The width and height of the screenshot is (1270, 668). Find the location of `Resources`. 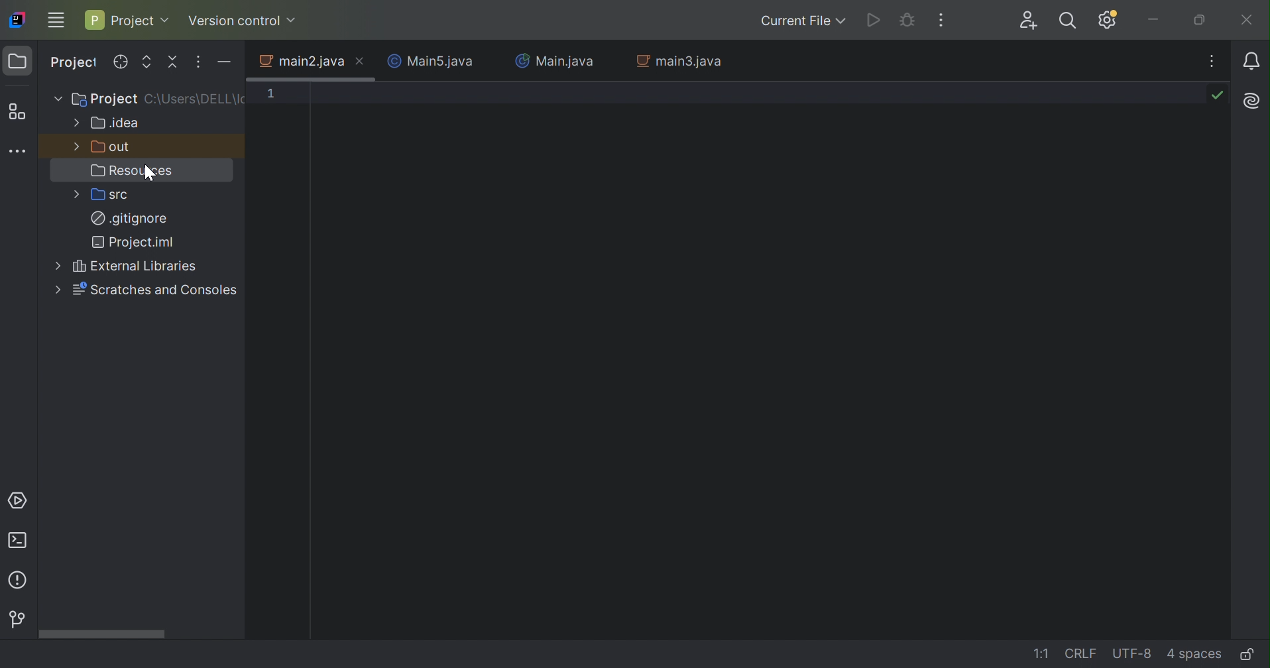

Resources is located at coordinates (135, 171).